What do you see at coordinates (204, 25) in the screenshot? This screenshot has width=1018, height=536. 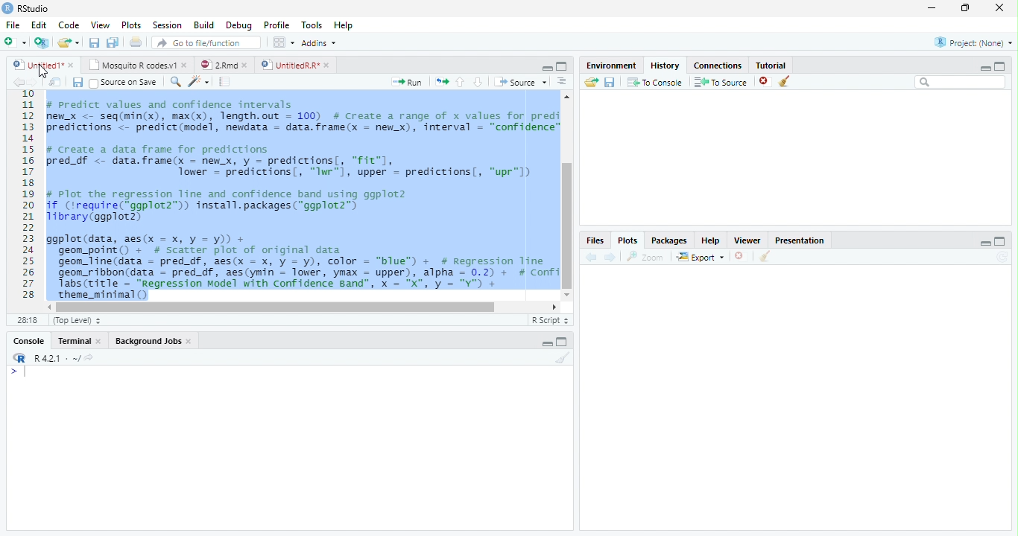 I see `Build` at bounding box center [204, 25].